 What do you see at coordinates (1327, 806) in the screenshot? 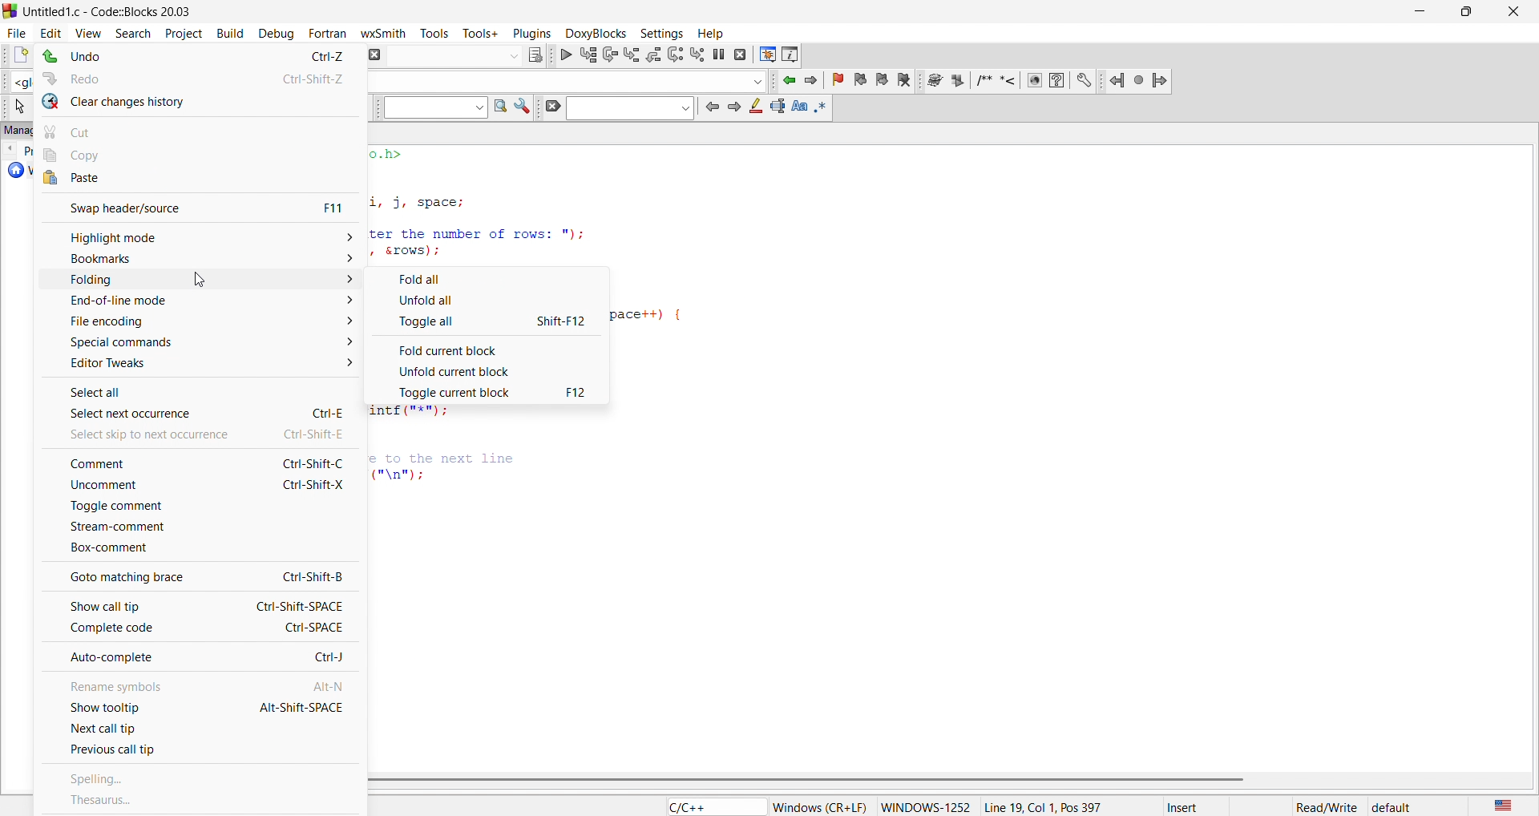
I see `Read/Write` at bounding box center [1327, 806].